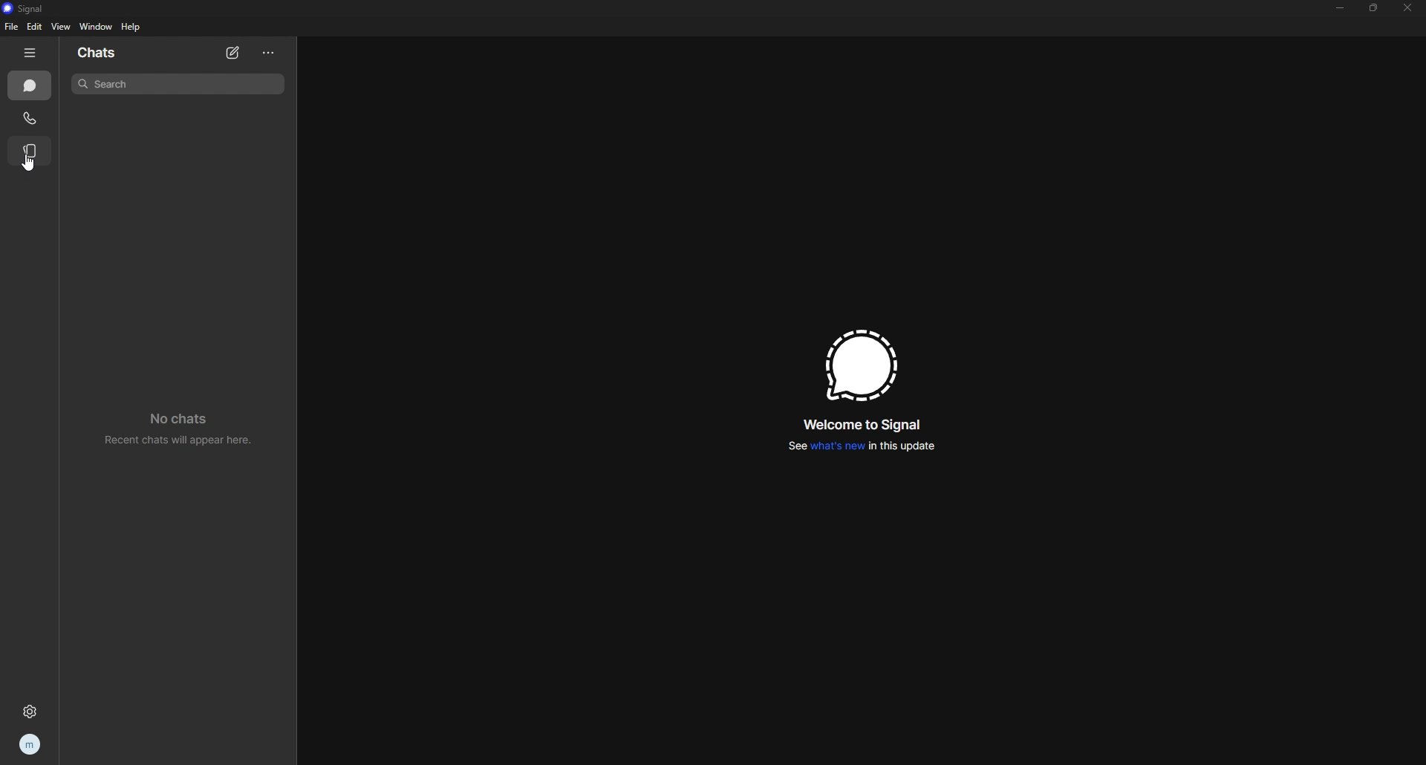 The height and width of the screenshot is (765, 1426). Describe the element at coordinates (1375, 9) in the screenshot. I see `resize` at that location.